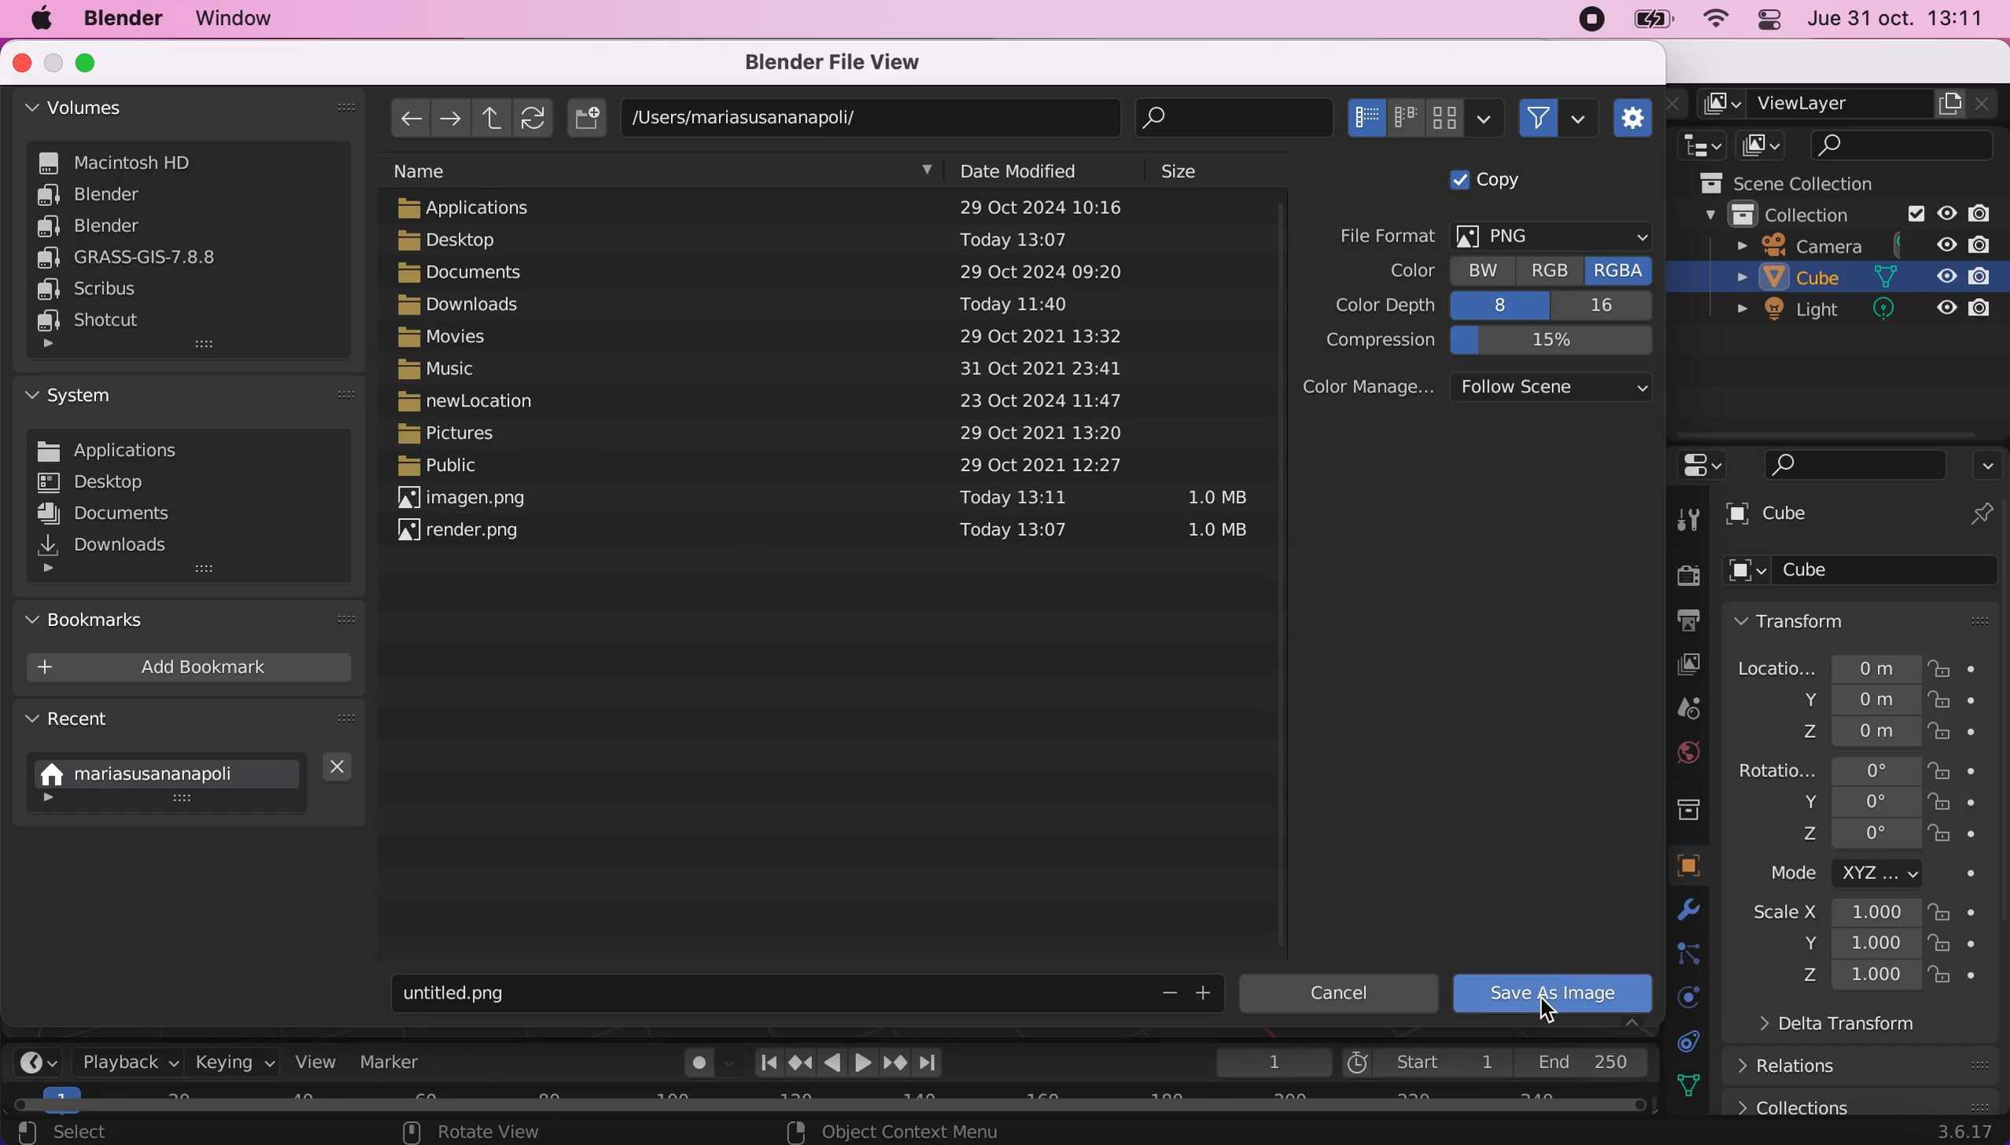  What do you see at coordinates (1843, 465) in the screenshot?
I see `search bar` at bounding box center [1843, 465].